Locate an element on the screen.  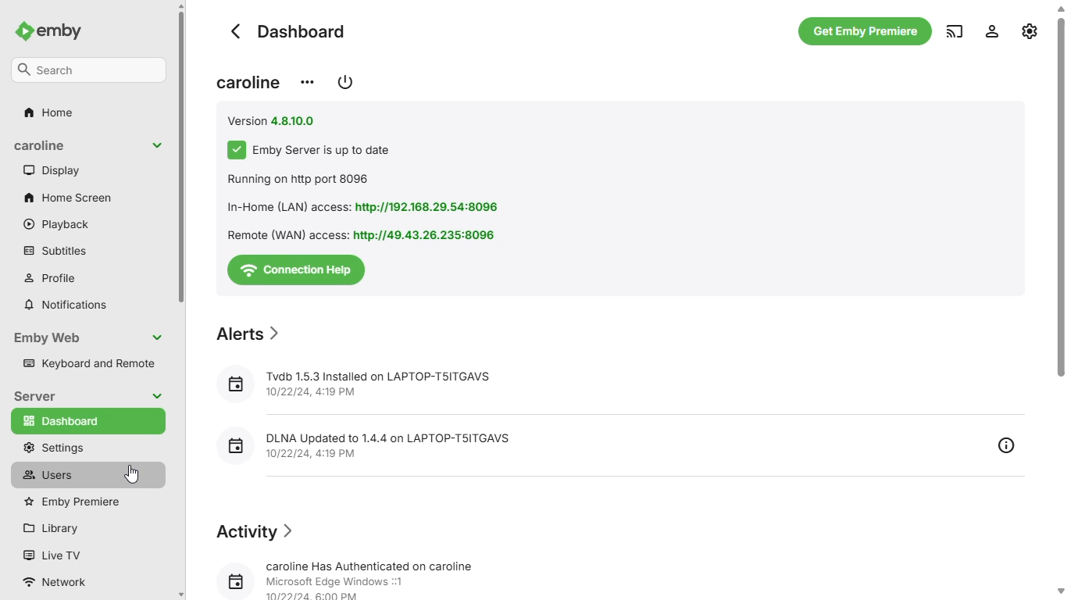
Calendar icon is located at coordinates (236, 446).